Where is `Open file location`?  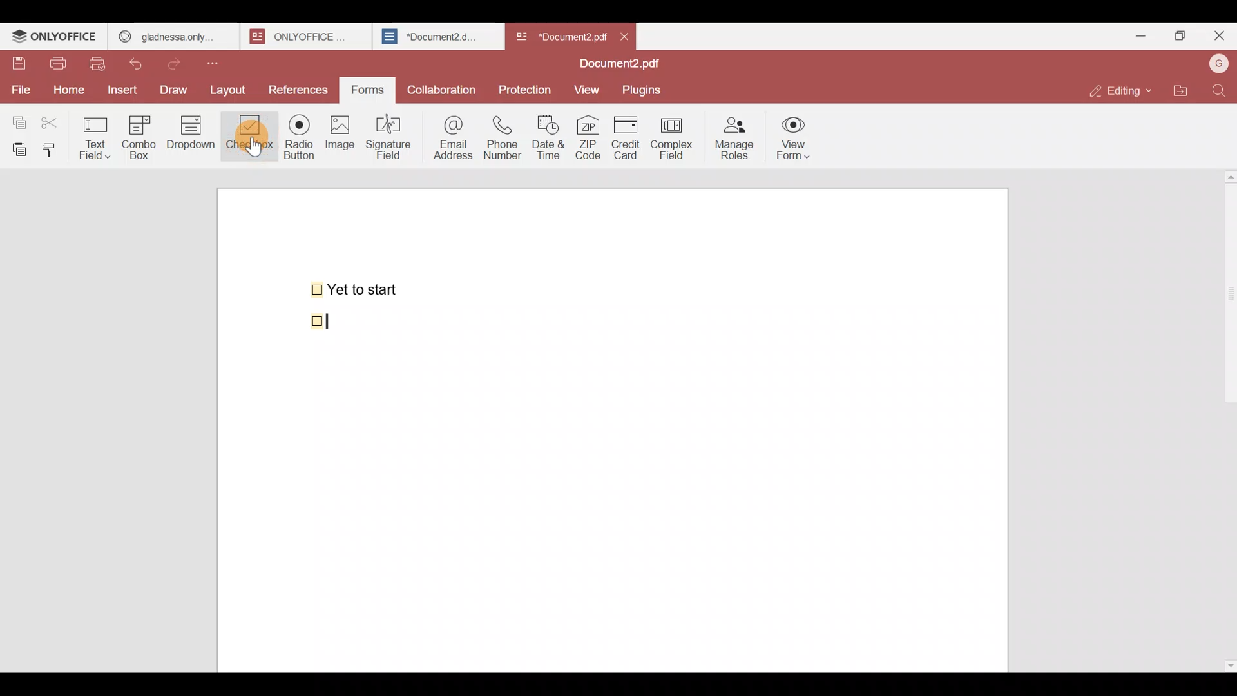 Open file location is located at coordinates (1180, 89).